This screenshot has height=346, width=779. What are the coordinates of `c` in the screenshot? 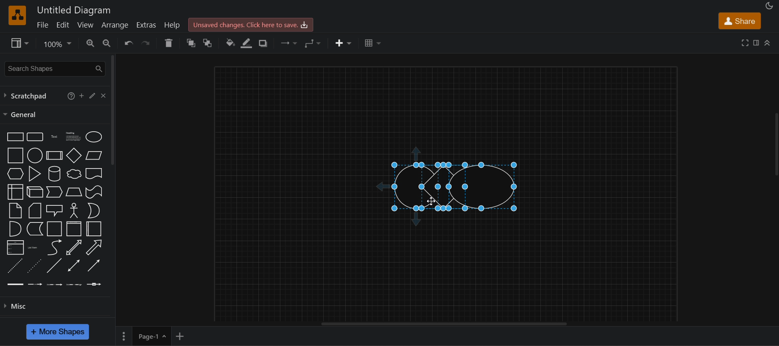 It's located at (103, 94).